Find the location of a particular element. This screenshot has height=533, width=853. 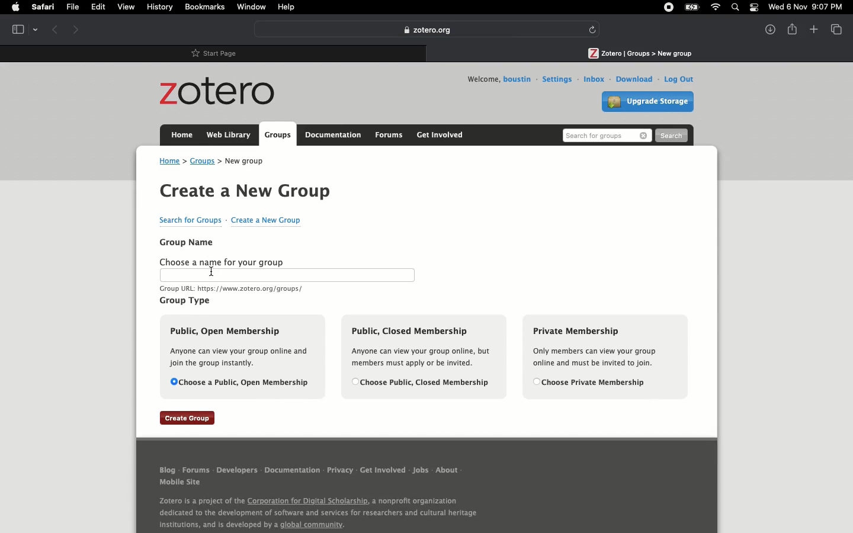

Home is located at coordinates (179, 134).